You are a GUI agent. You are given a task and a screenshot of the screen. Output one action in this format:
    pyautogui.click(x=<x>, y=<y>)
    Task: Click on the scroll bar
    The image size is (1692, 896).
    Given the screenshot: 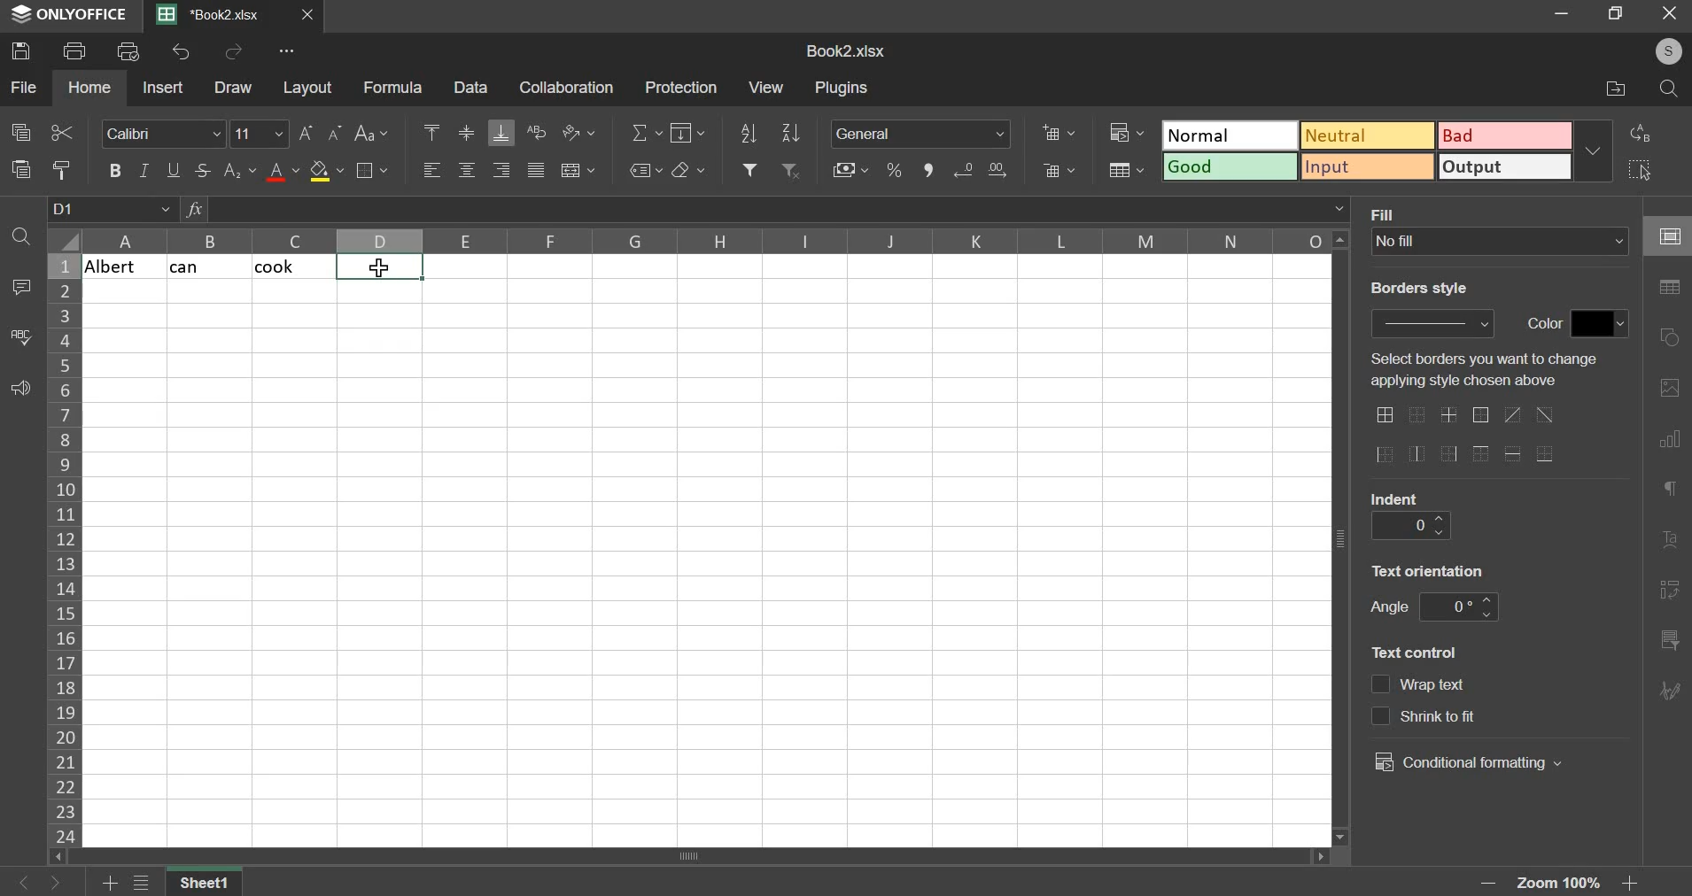 What is the action you would take?
    pyautogui.click(x=686, y=857)
    